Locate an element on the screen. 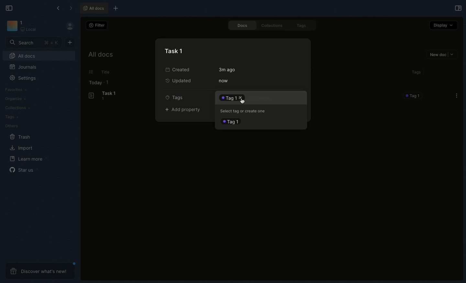 The width and height of the screenshot is (466, 283). Discover what's new! is located at coordinates (41, 271).